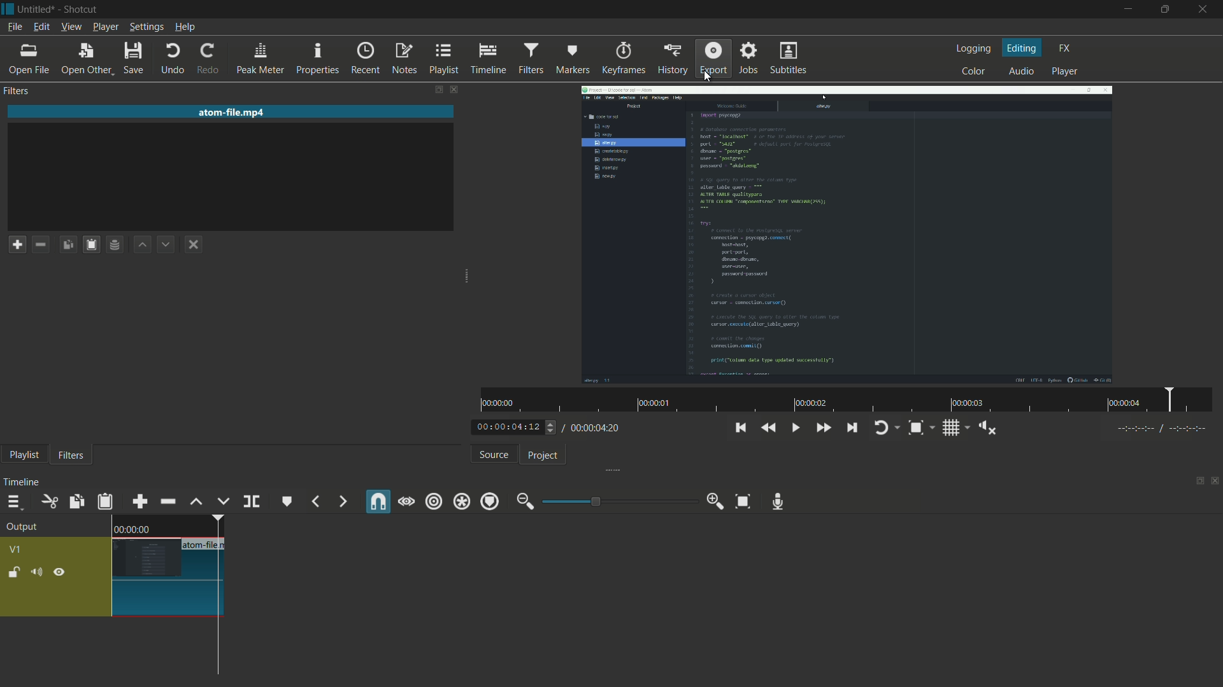  What do you see at coordinates (434, 502) in the screenshot?
I see `ripple` at bounding box center [434, 502].